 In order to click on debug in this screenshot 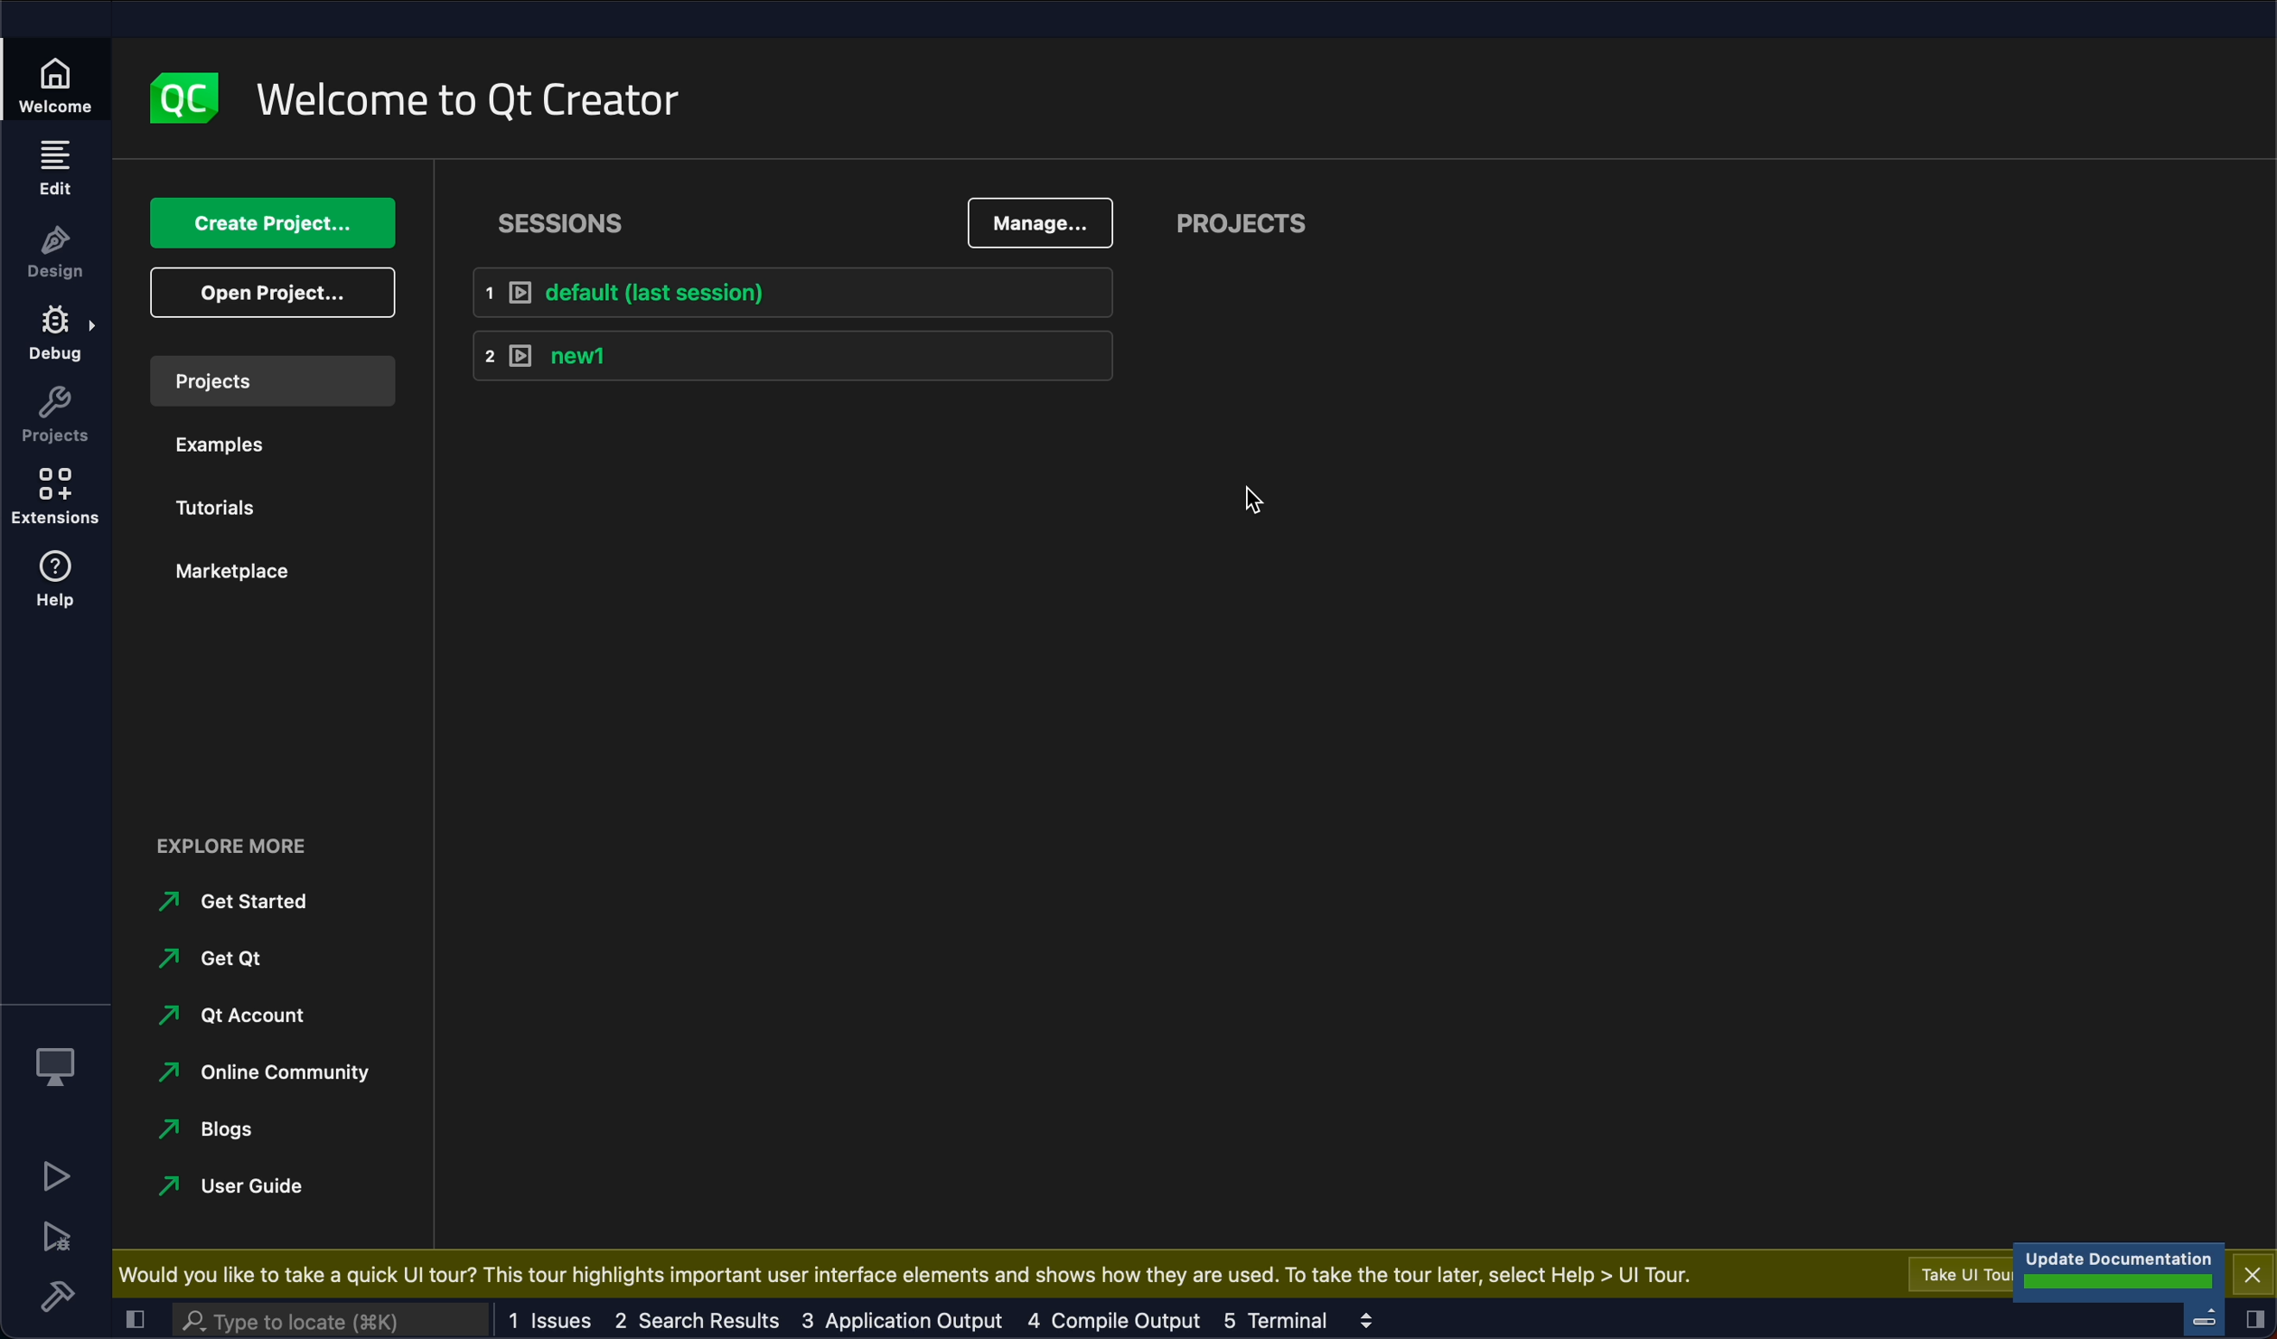, I will do `click(57, 337)`.